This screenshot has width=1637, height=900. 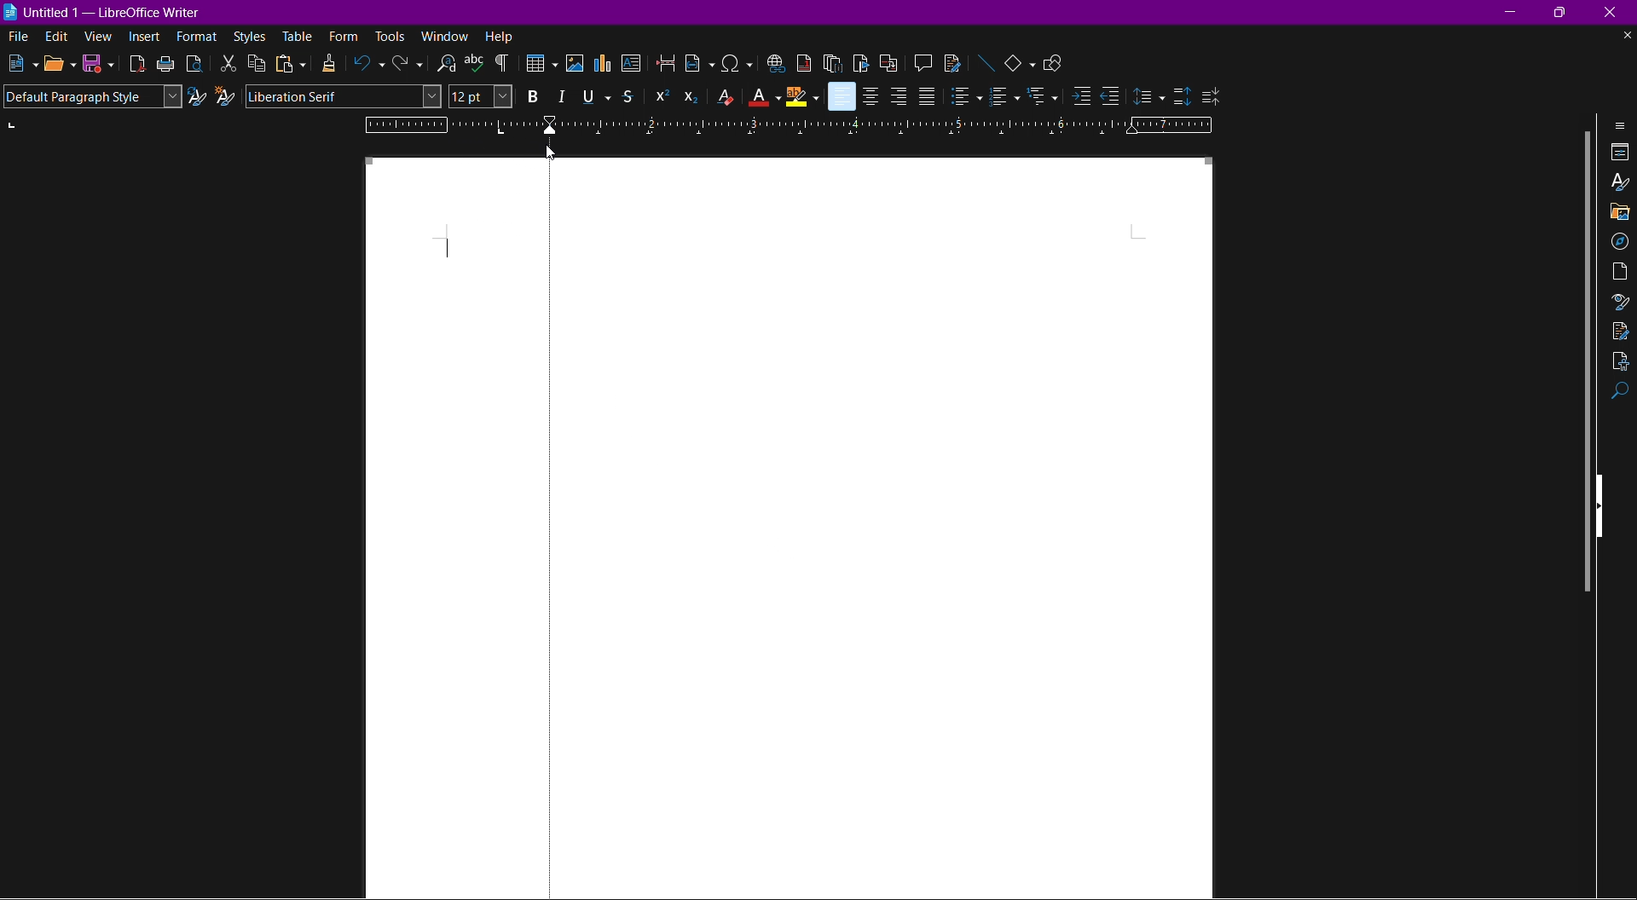 What do you see at coordinates (631, 96) in the screenshot?
I see `Strikethrough` at bounding box center [631, 96].